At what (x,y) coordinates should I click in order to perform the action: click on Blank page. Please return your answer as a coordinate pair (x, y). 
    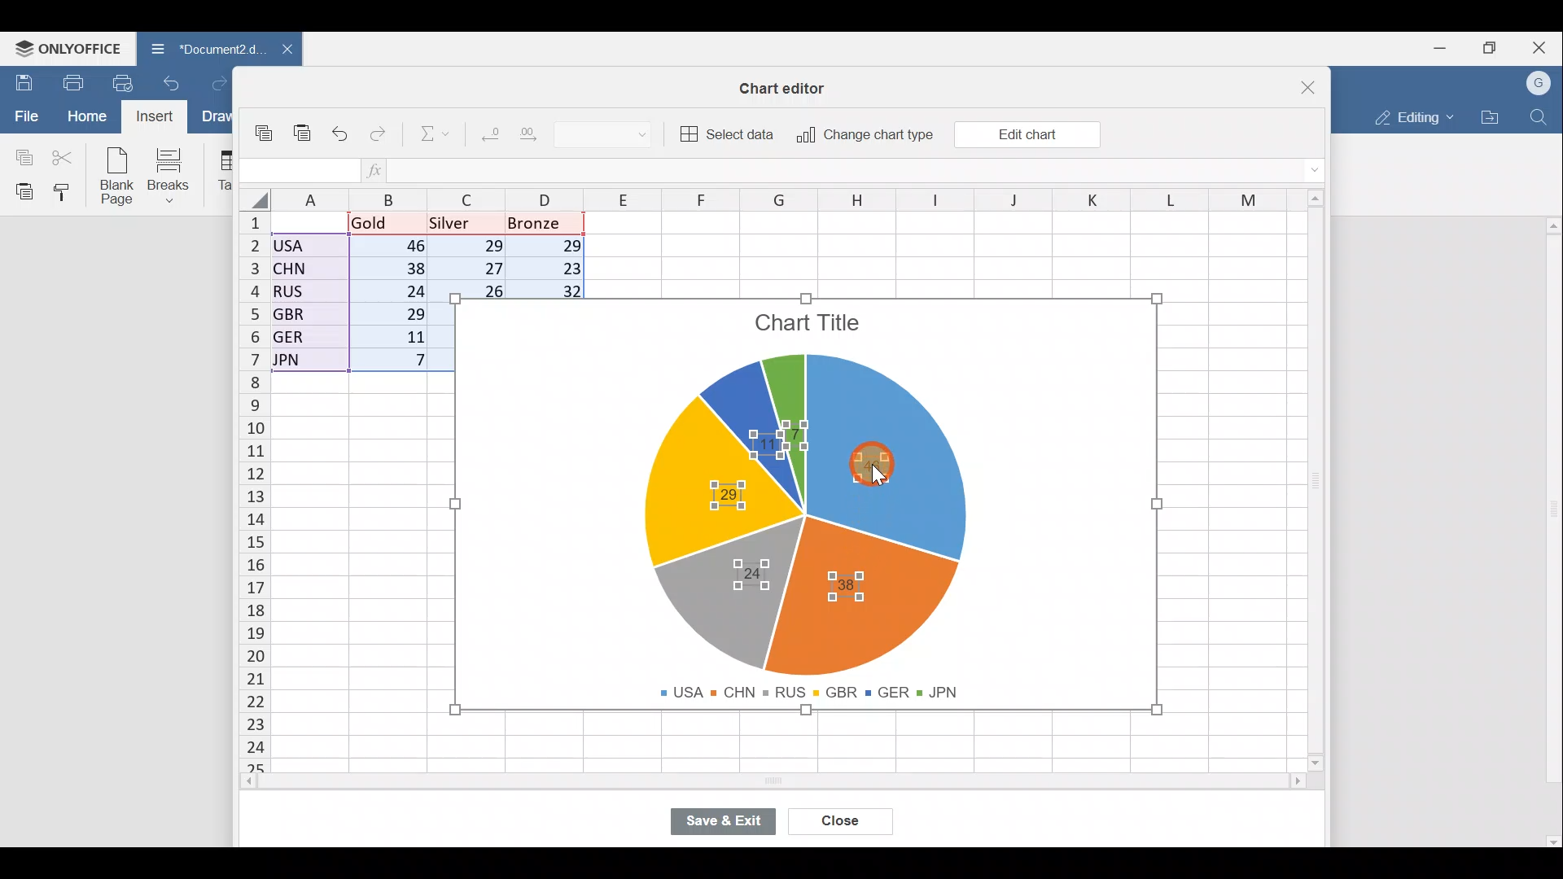
    Looking at the image, I should click on (113, 174).